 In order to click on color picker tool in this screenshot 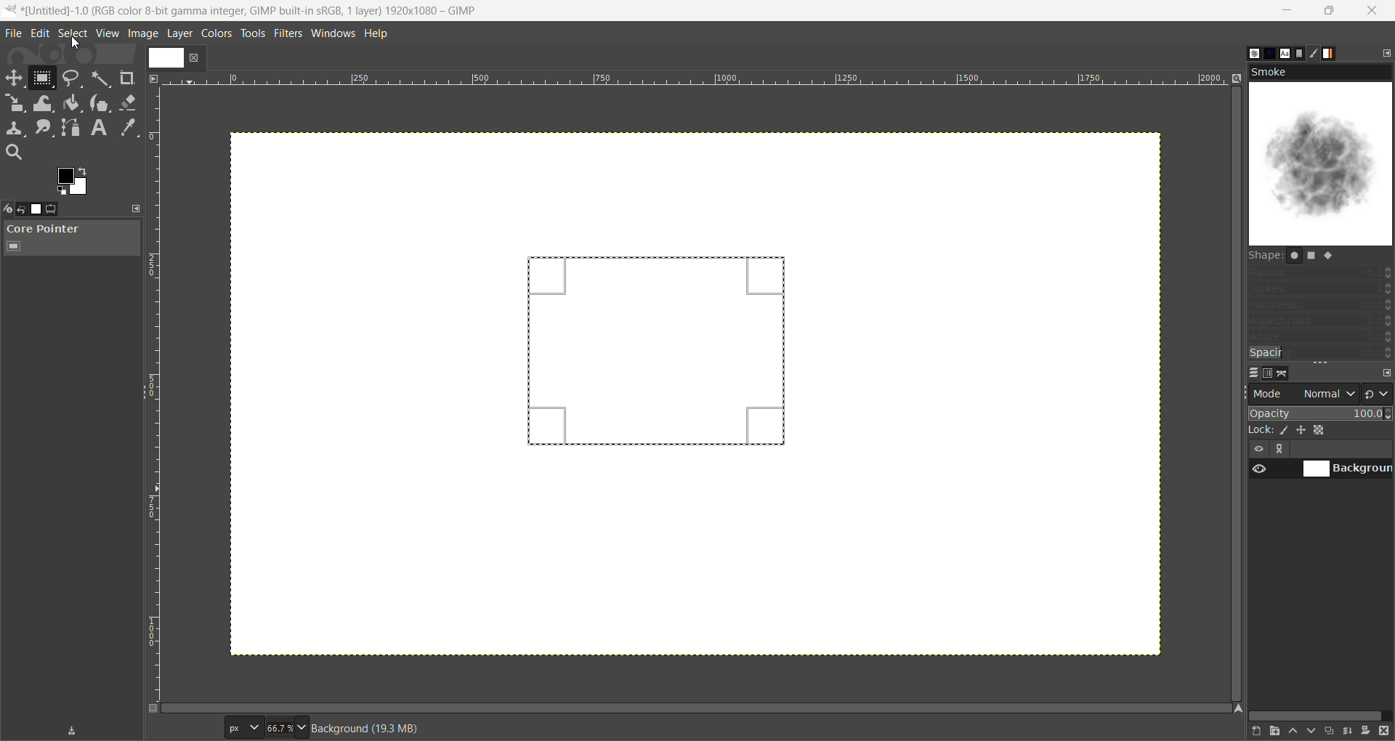, I will do `click(128, 129)`.